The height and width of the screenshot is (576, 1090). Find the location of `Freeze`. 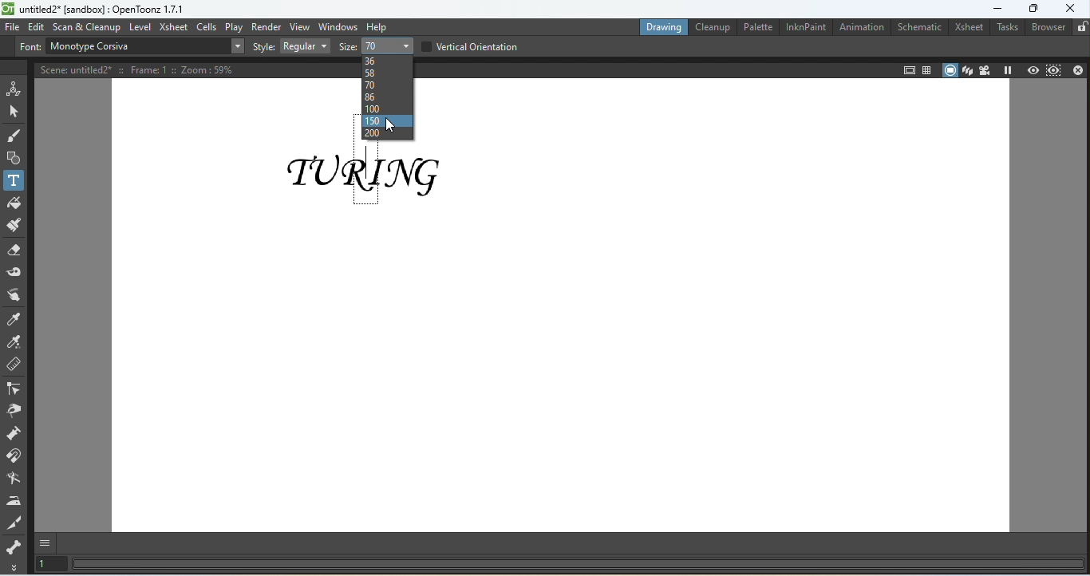

Freeze is located at coordinates (1010, 71).